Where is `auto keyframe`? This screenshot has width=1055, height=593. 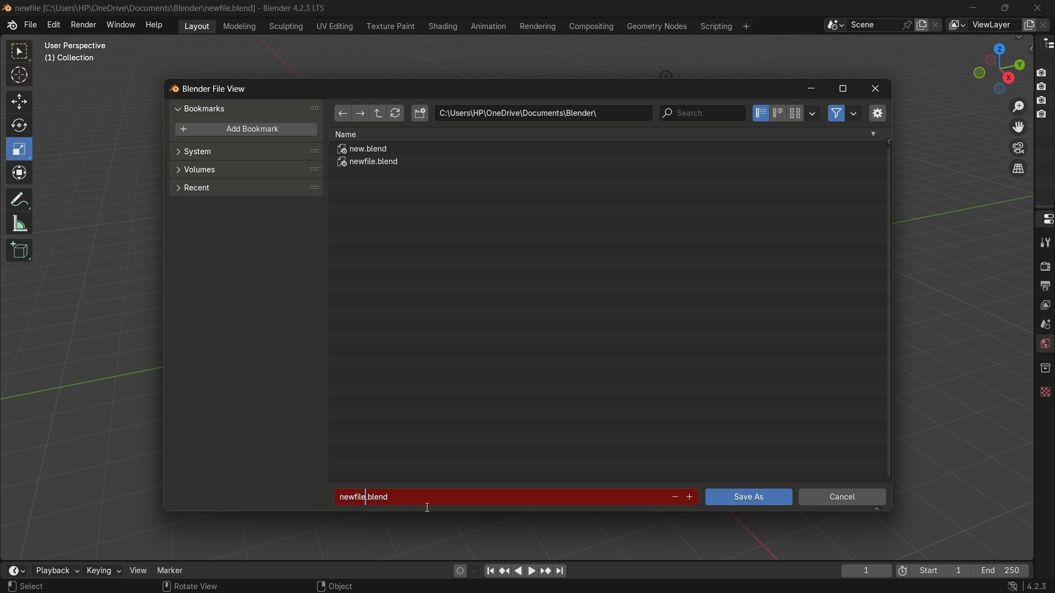 auto keyframe is located at coordinates (474, 570).